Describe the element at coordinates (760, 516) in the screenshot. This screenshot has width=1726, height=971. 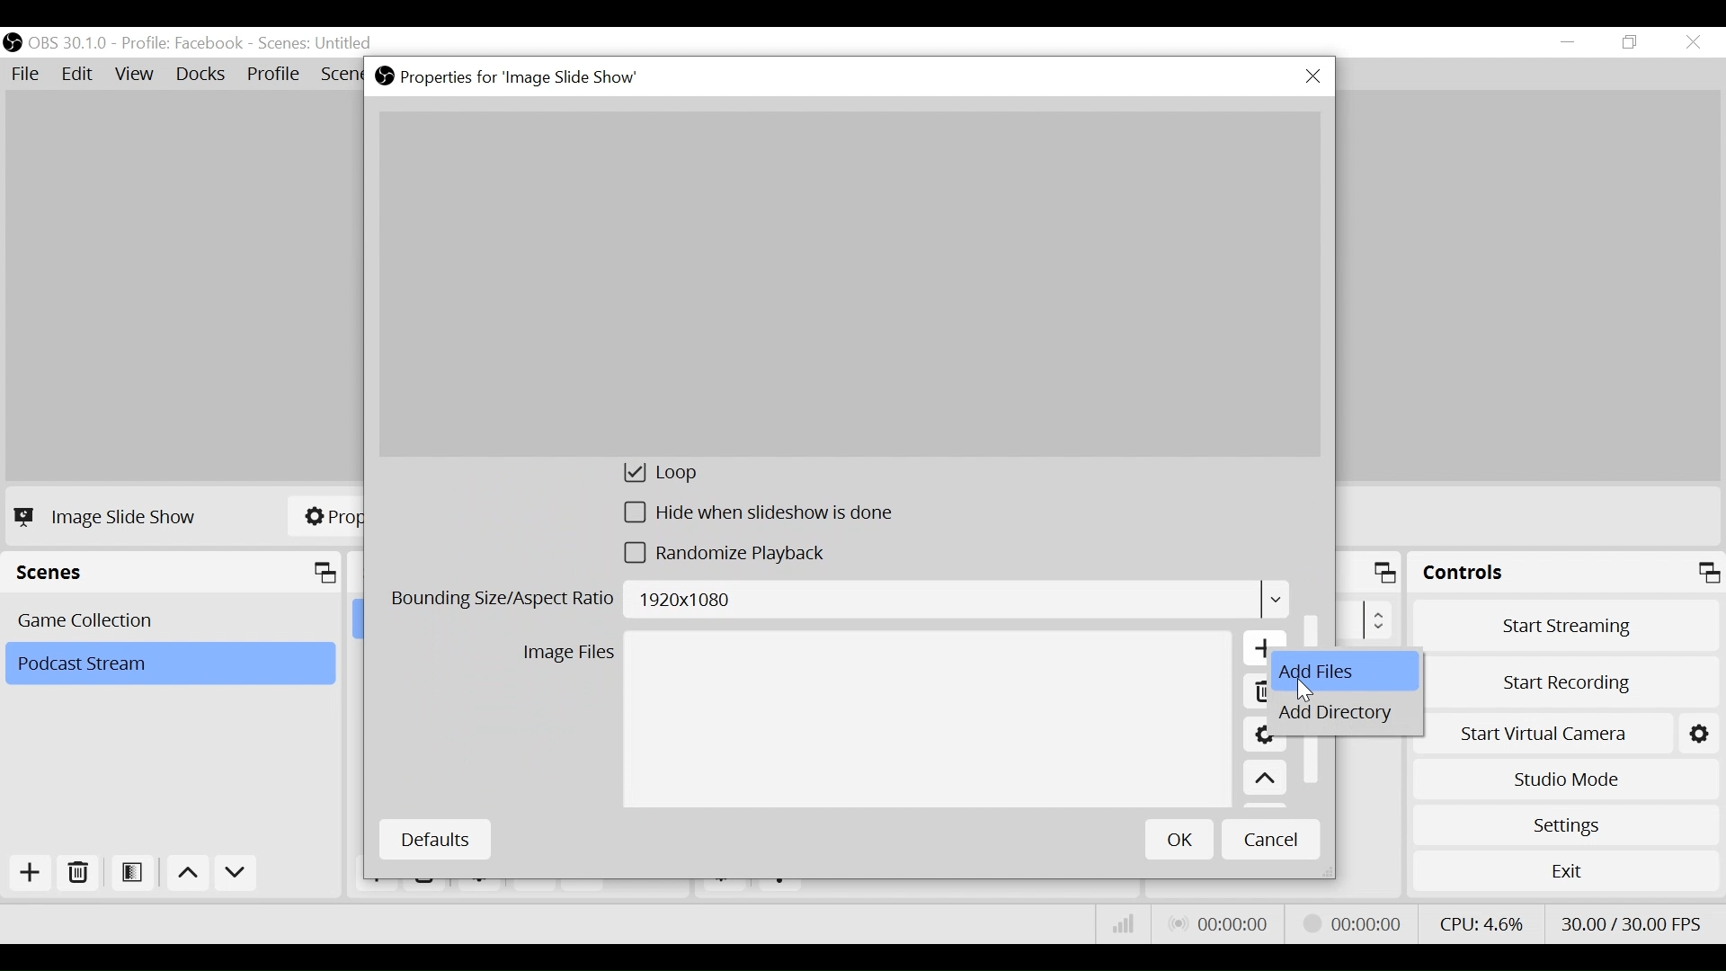
I see `(un)select Hide slideshow is done` at that location.